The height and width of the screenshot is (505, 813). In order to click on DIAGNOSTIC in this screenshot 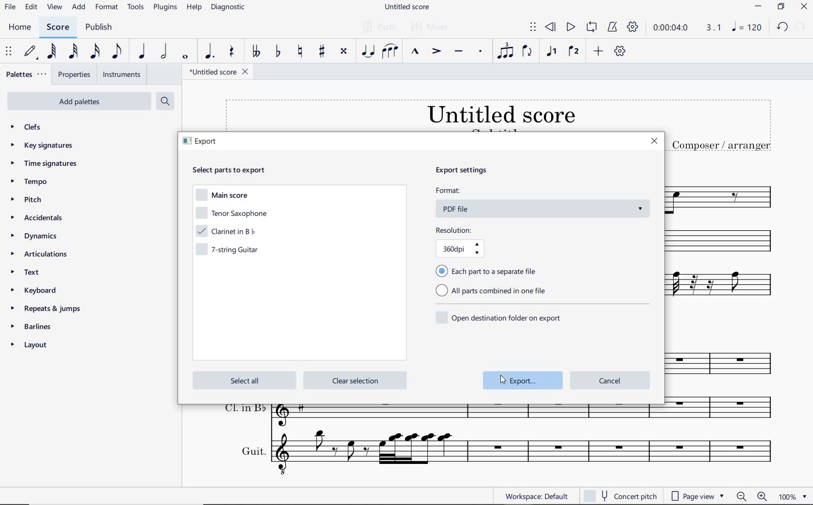, I will do `click(228, 8)`.